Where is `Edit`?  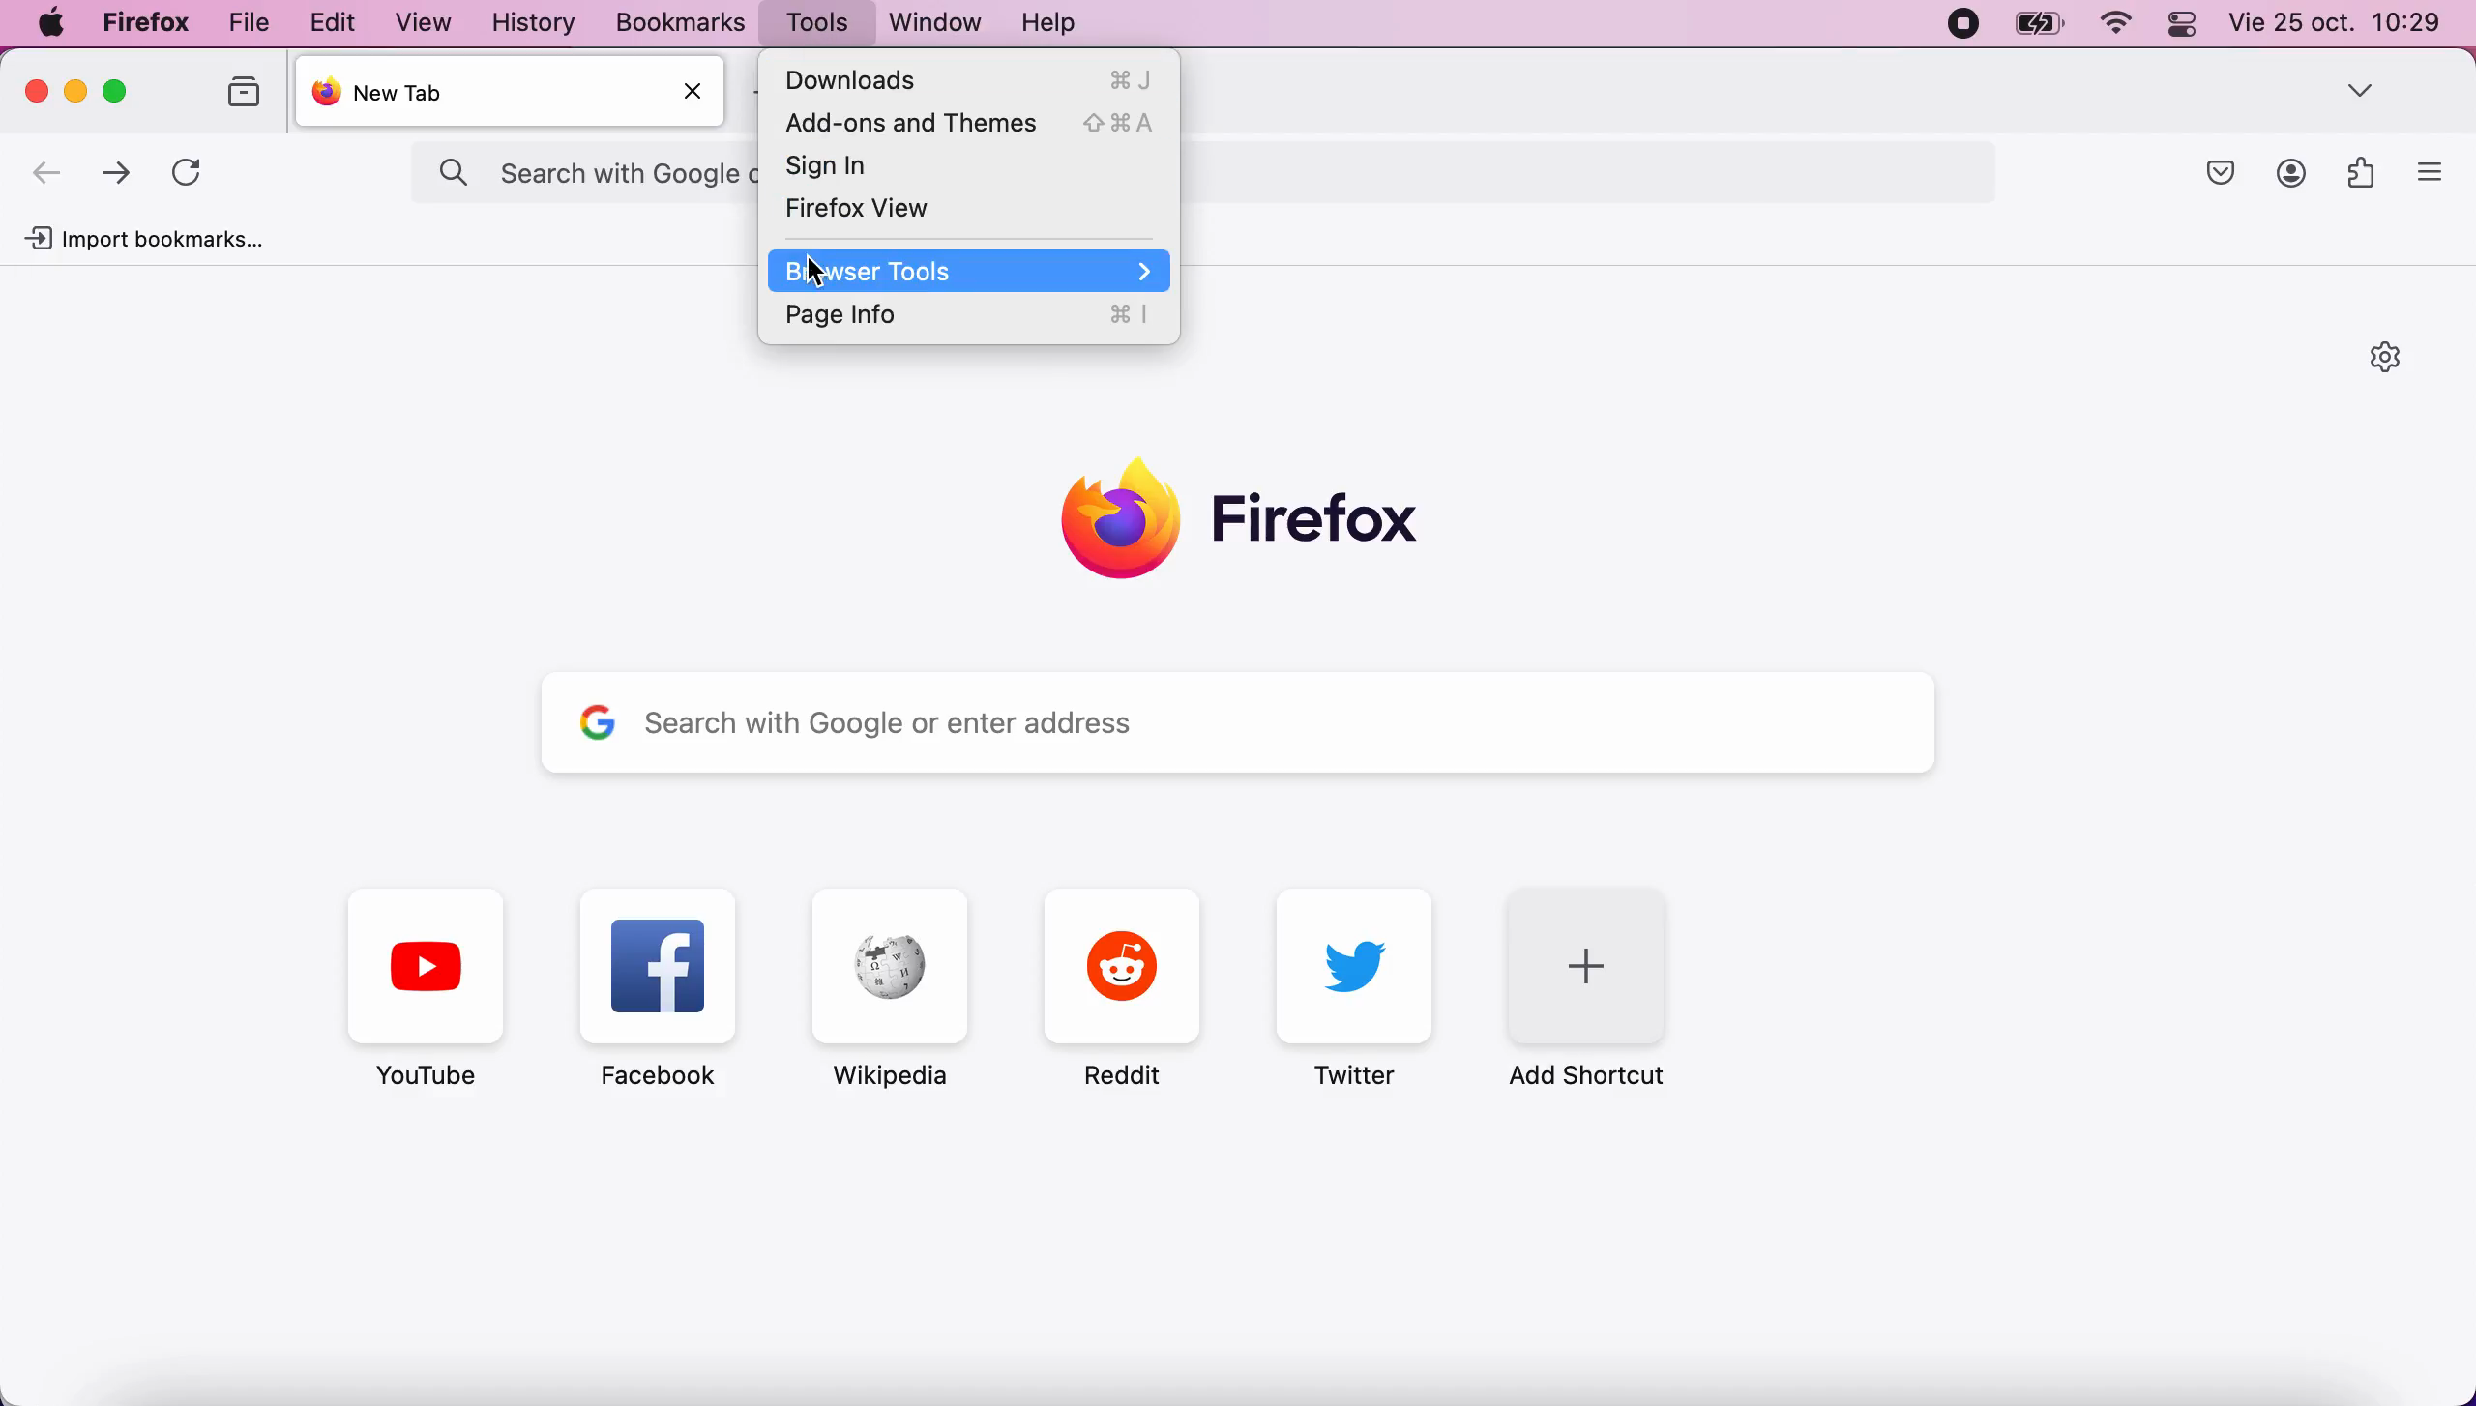
Edit is located at coordinates (334, 22).